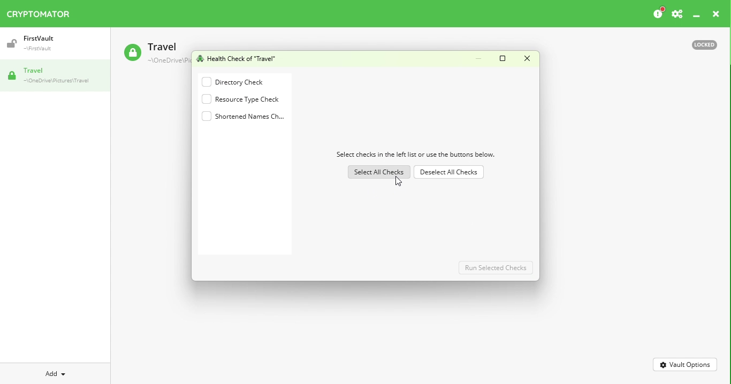 The image size is (731, 384). Describe the element at coordinates (154, 51) in the screenshot. I see `Travel` at that location.